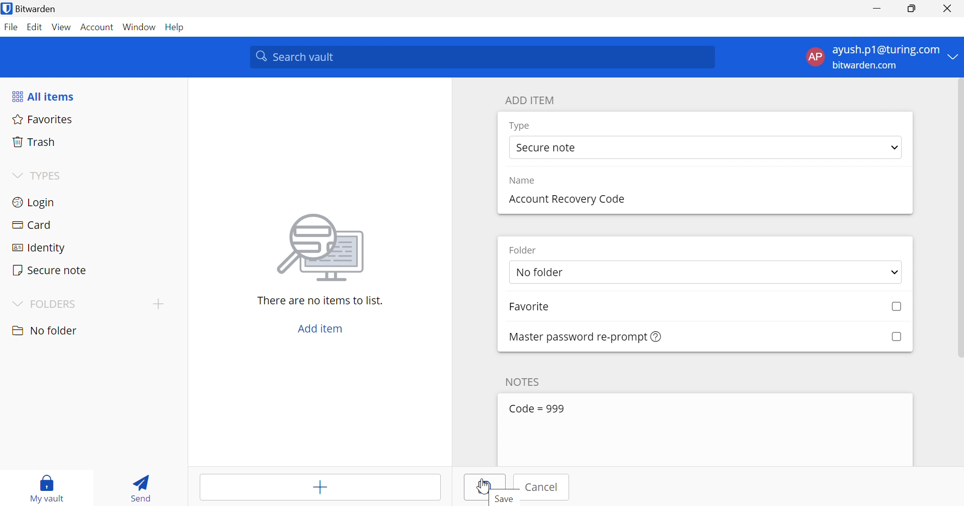  What do you see at coordinates (140, 28) in the screenshot?
I see `Window` at bounding box center [140, 28].